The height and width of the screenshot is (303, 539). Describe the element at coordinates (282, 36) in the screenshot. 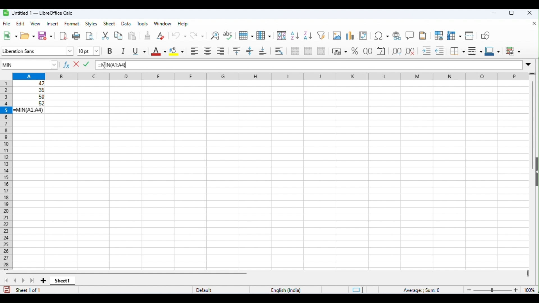

I see `sort` at that location.